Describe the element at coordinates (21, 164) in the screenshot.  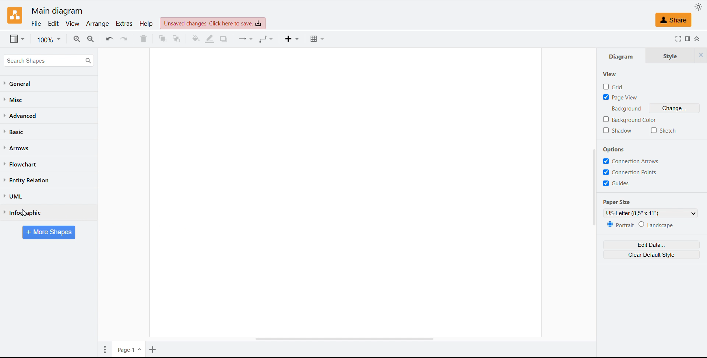
I see `Flow chart` at that location.